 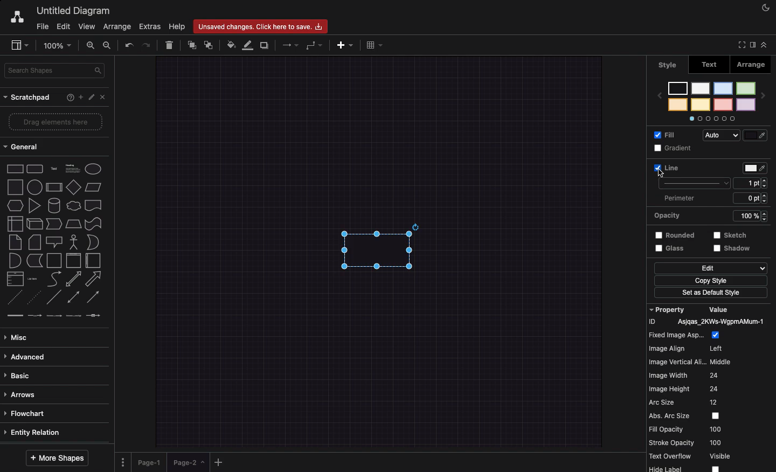 What do you see at coordinates (713, 215) in the screenshot?
I see `Opacity ` at bounding box center [713, 215].